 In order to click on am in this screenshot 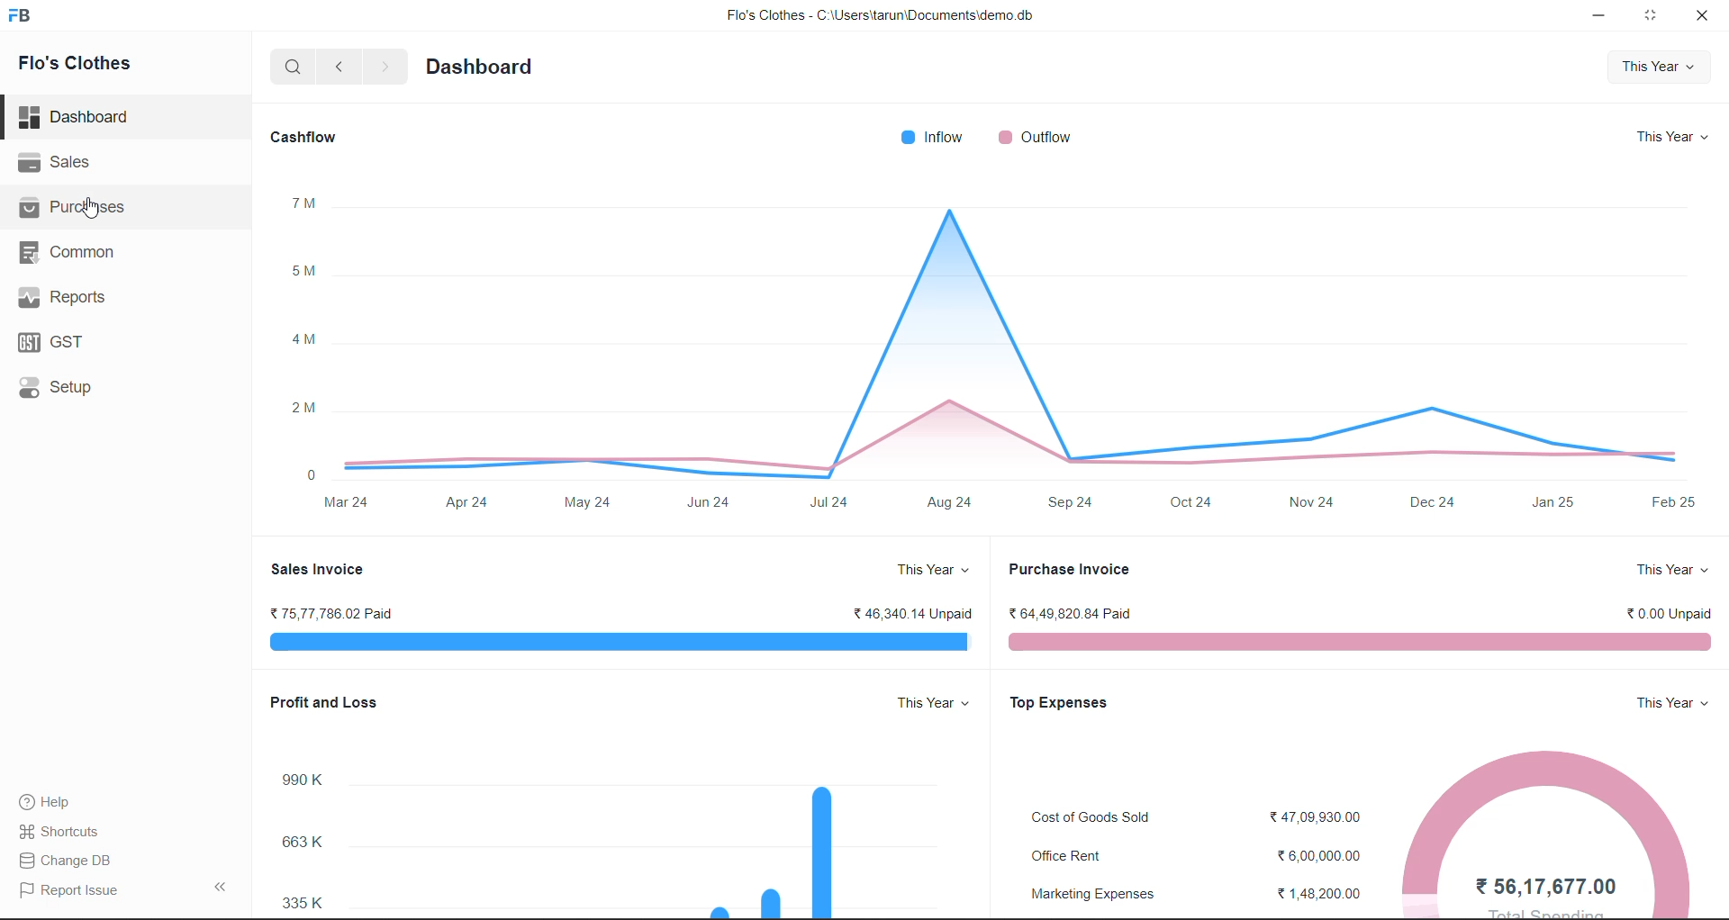, I will do `click(306, 339)`.